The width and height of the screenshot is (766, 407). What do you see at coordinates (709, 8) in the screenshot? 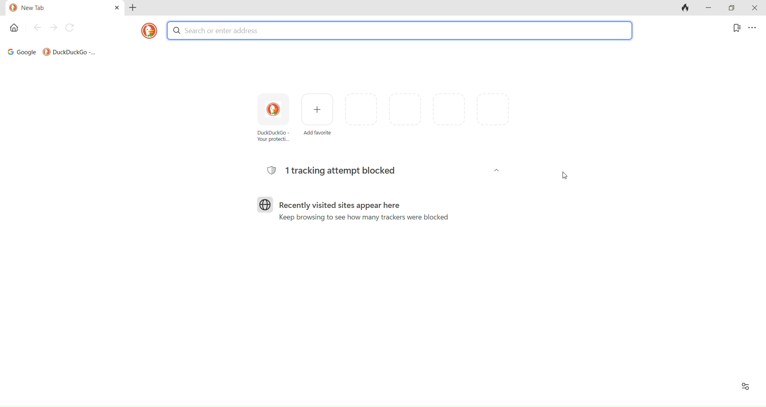
I see `minimize` at bounding box center [709, 8].